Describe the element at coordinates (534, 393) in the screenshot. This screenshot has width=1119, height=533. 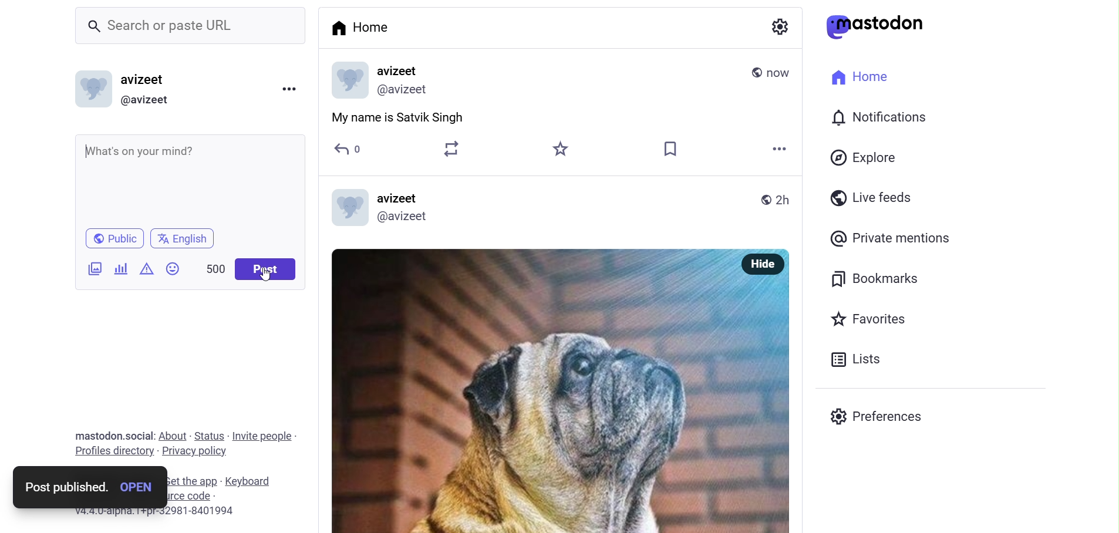
I see `image` at that location.